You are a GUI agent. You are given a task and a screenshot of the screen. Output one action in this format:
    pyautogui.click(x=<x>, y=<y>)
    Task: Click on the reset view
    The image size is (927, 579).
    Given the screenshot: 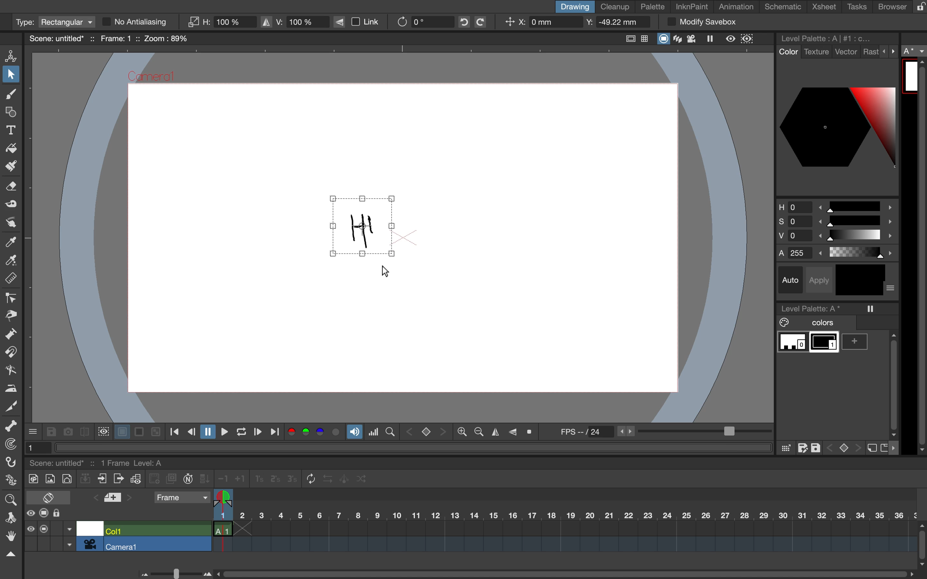 What is the action you would take?
    pyautogui.click(x=532, y=432)
    